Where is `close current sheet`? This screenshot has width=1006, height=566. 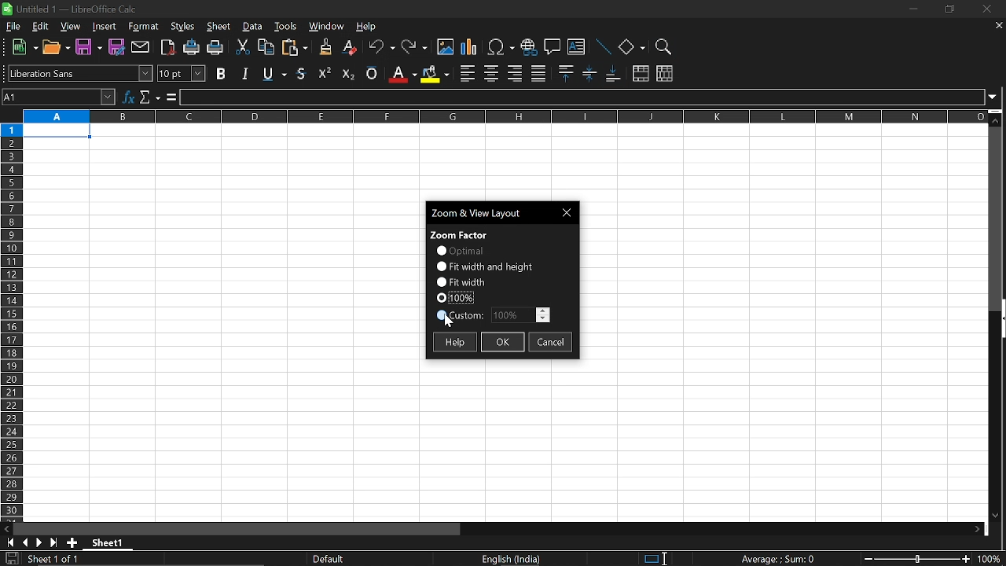
close current sheet is located at coordinates (997, 27).